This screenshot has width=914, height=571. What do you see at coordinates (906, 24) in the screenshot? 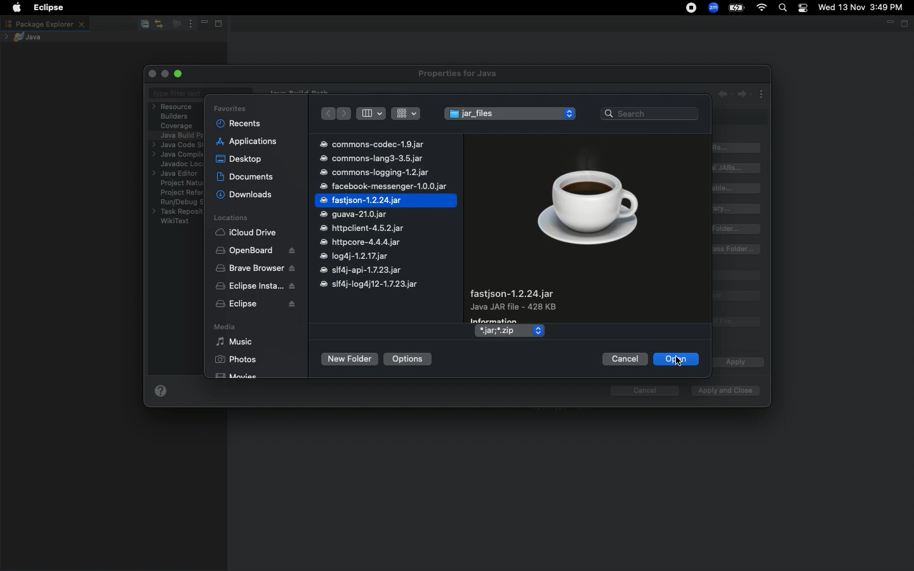
I see `Maximize` at bounding box center [906, 24].